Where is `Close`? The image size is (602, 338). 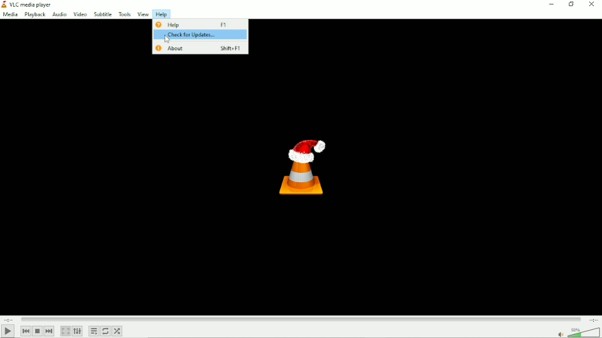
Close is located at coordinates (592, 5).